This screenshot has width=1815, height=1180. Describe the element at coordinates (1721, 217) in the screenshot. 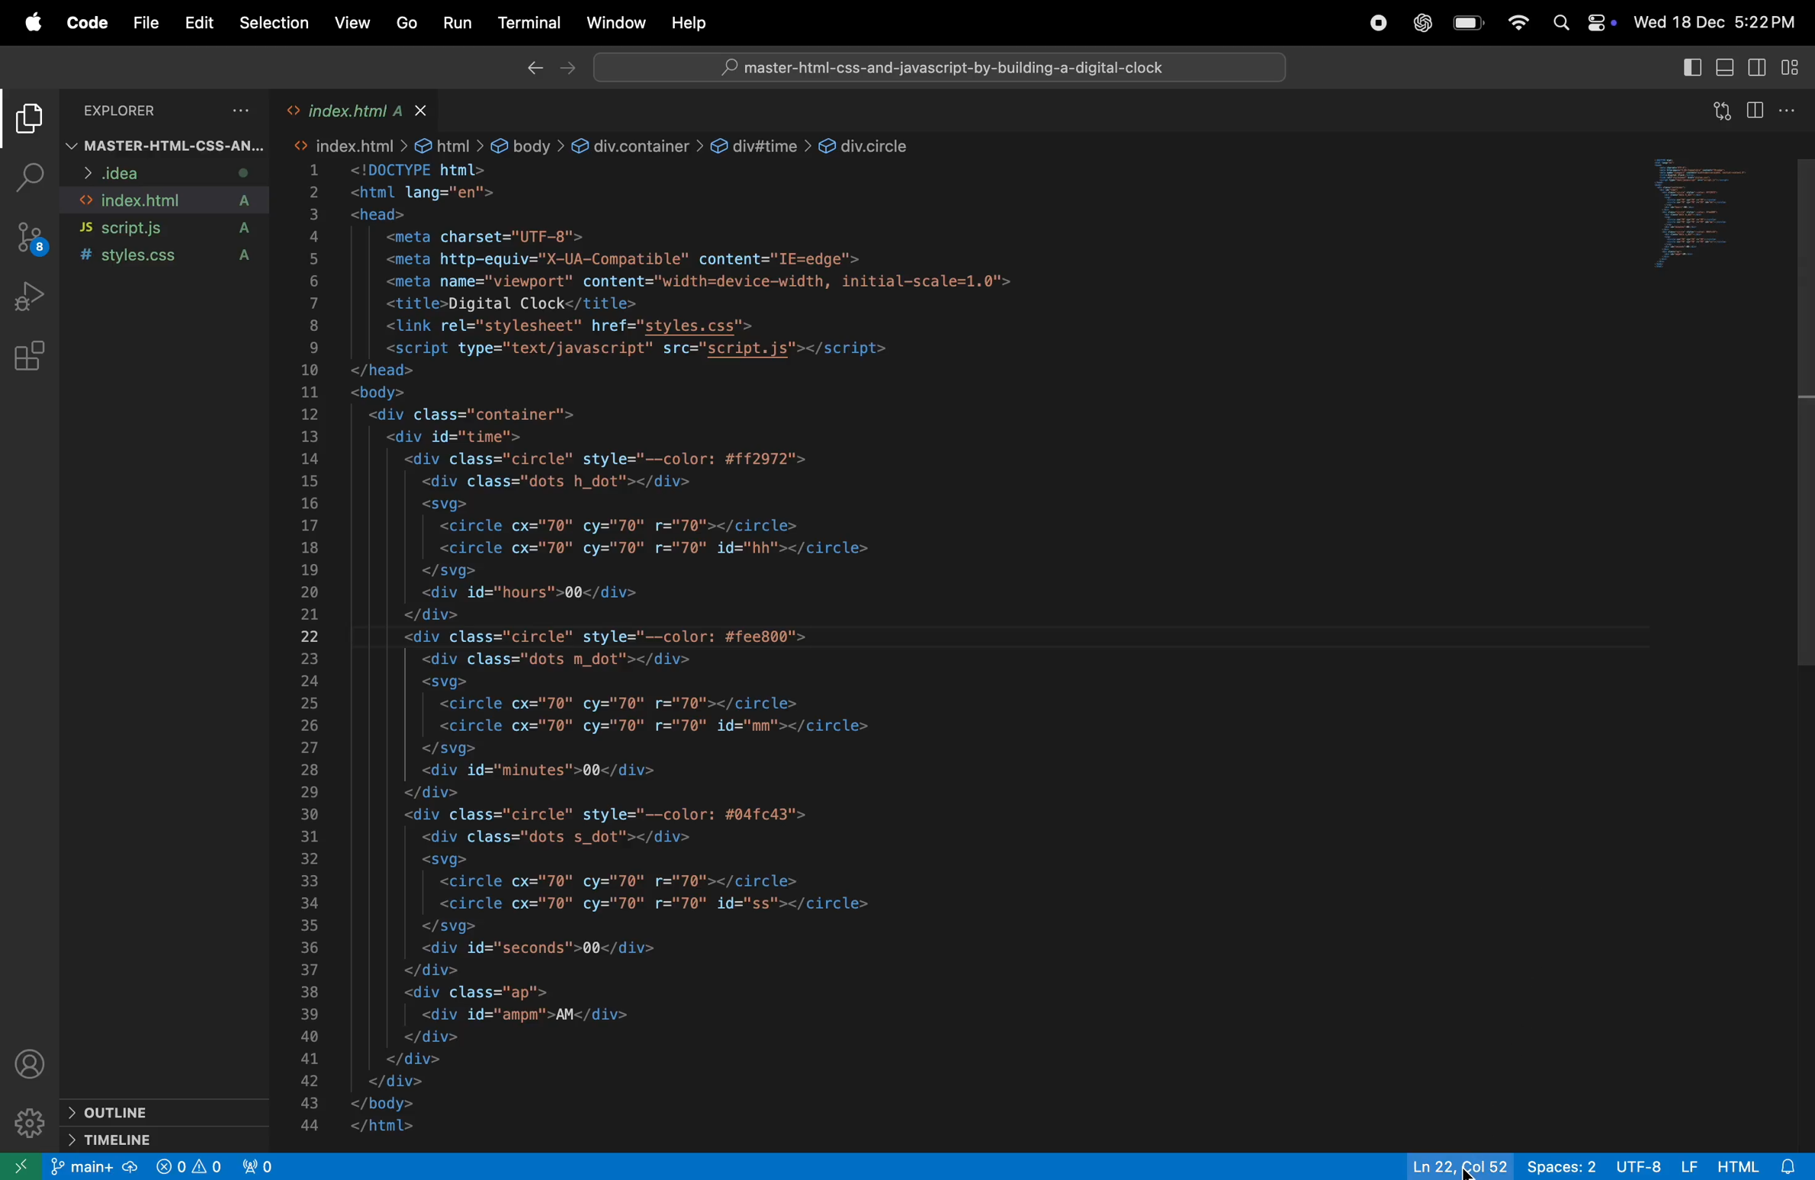

I see `code window` at that location.